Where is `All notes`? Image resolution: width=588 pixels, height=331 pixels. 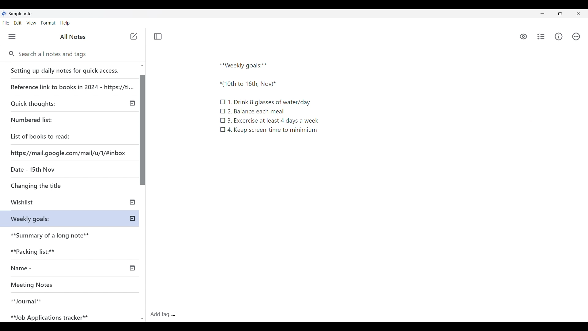 All notes is located at coordinates (73, 37).